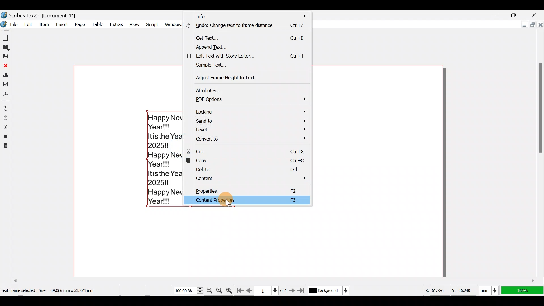 The height and width of the screenshot is (306, 544). Describe the element at coordinates (272, 290) in the screenshot. I see `Select current page` at that location.